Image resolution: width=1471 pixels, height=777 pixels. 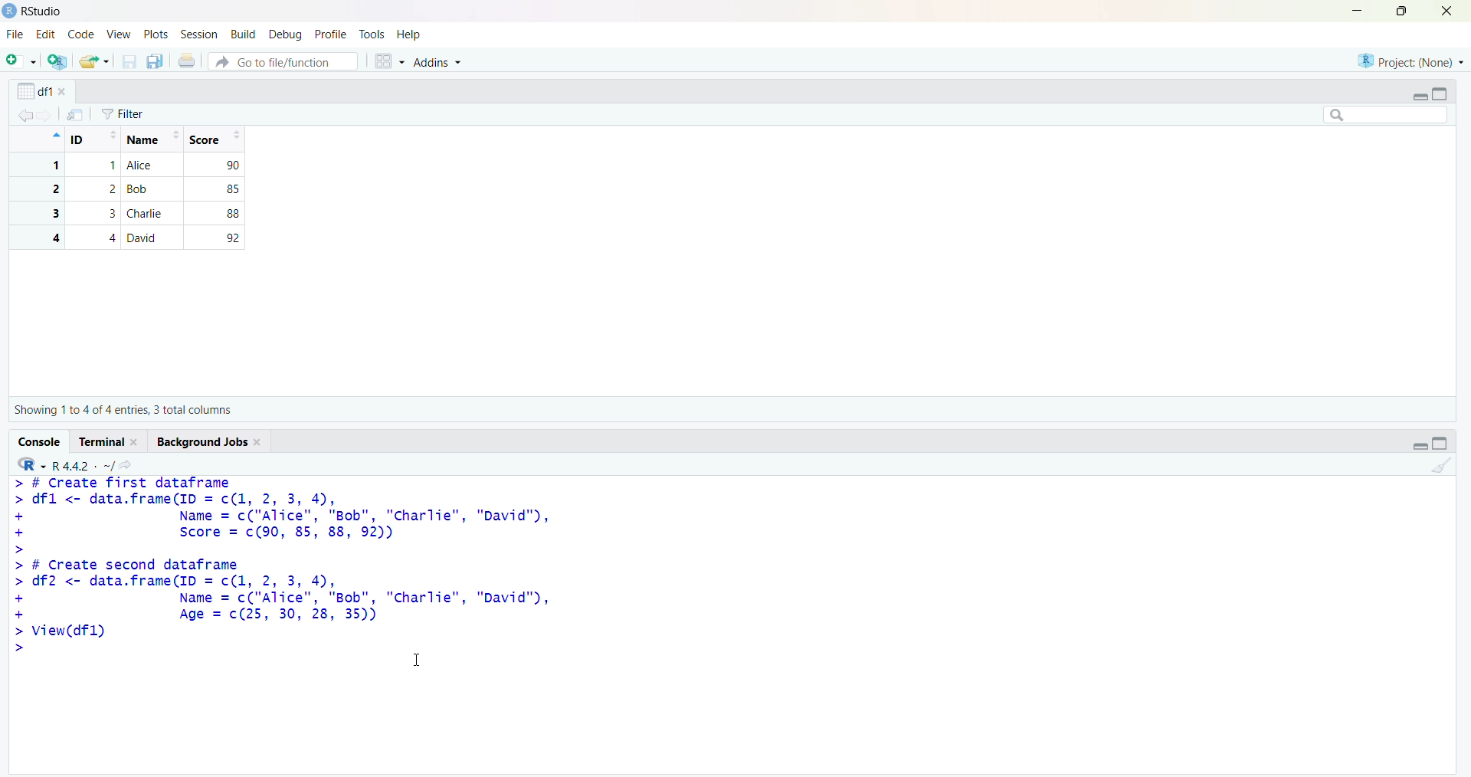 I want to click on add R file, so click(x=58, y=61).